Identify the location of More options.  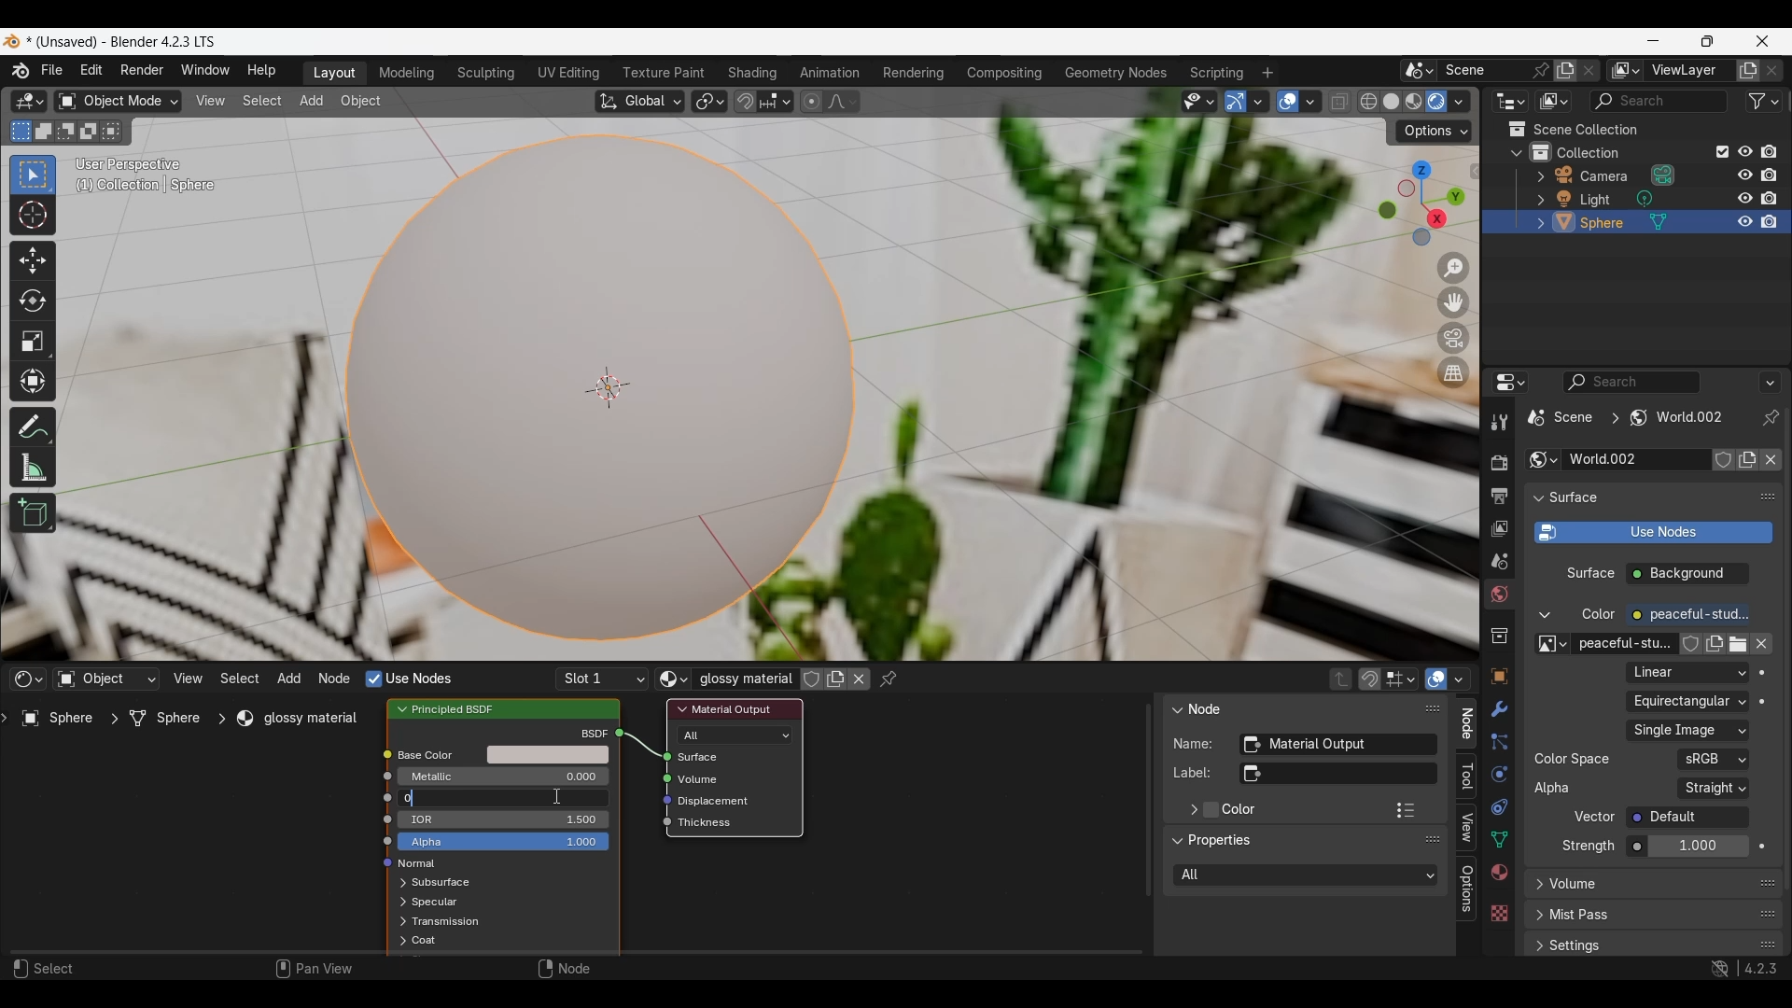
(1770, 383).